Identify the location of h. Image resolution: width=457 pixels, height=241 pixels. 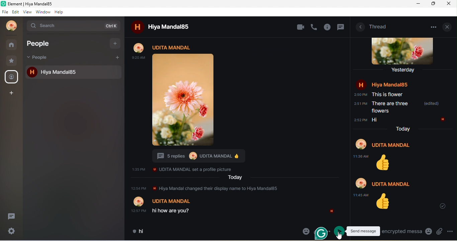
(31, 72).